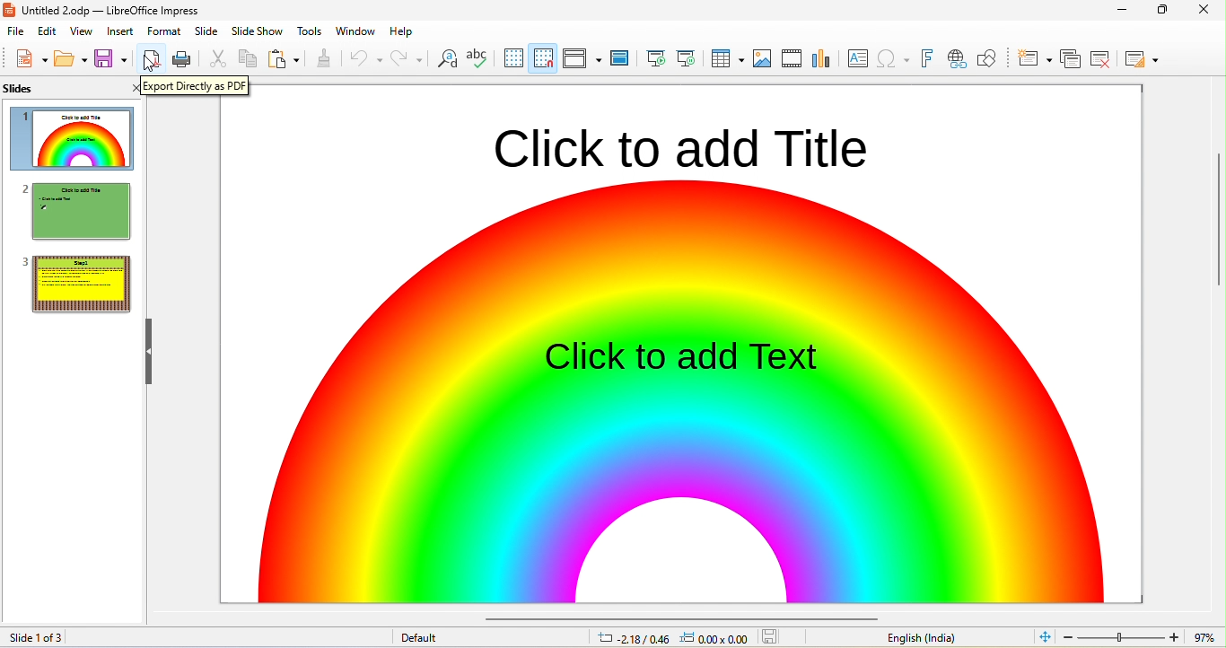 The height and width of the screenshot is (648, 1226). I want to click on fontwork text, so click(925, 57).